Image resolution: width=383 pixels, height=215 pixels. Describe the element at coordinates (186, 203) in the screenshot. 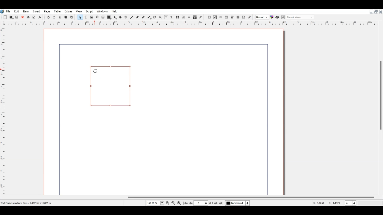

I see `Go to First Page` at that location.